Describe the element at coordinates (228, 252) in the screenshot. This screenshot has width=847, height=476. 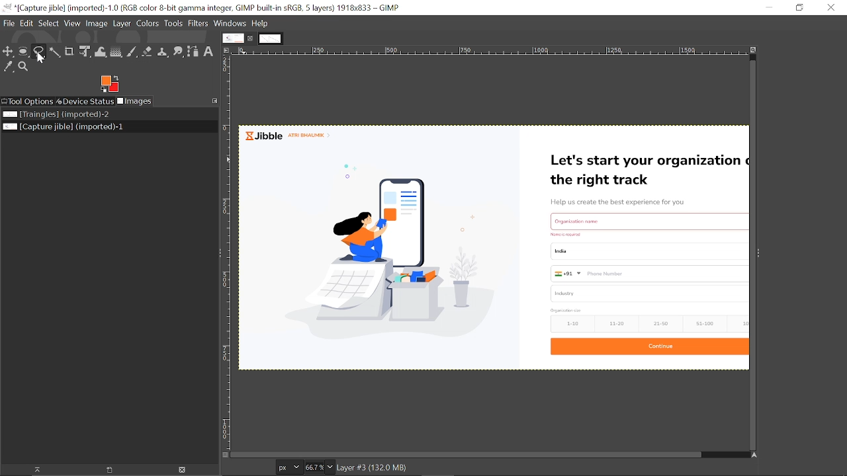
I see `Vertical label` at that location.